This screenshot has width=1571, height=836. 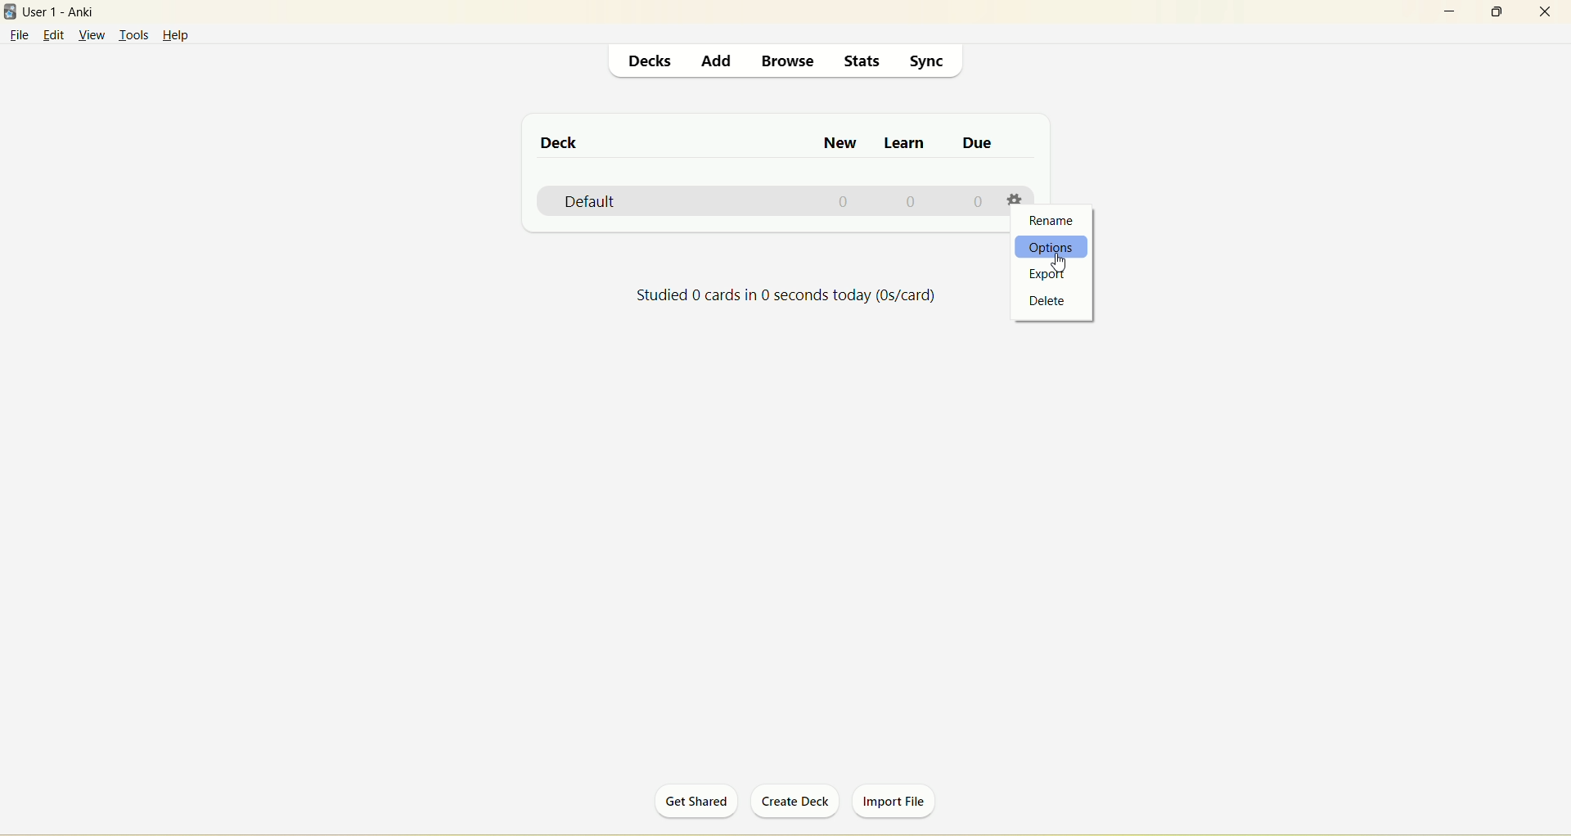 What do you see at coordinates (595, 202) in the screenshot?
I see `default` at bounding box center [595, 202].